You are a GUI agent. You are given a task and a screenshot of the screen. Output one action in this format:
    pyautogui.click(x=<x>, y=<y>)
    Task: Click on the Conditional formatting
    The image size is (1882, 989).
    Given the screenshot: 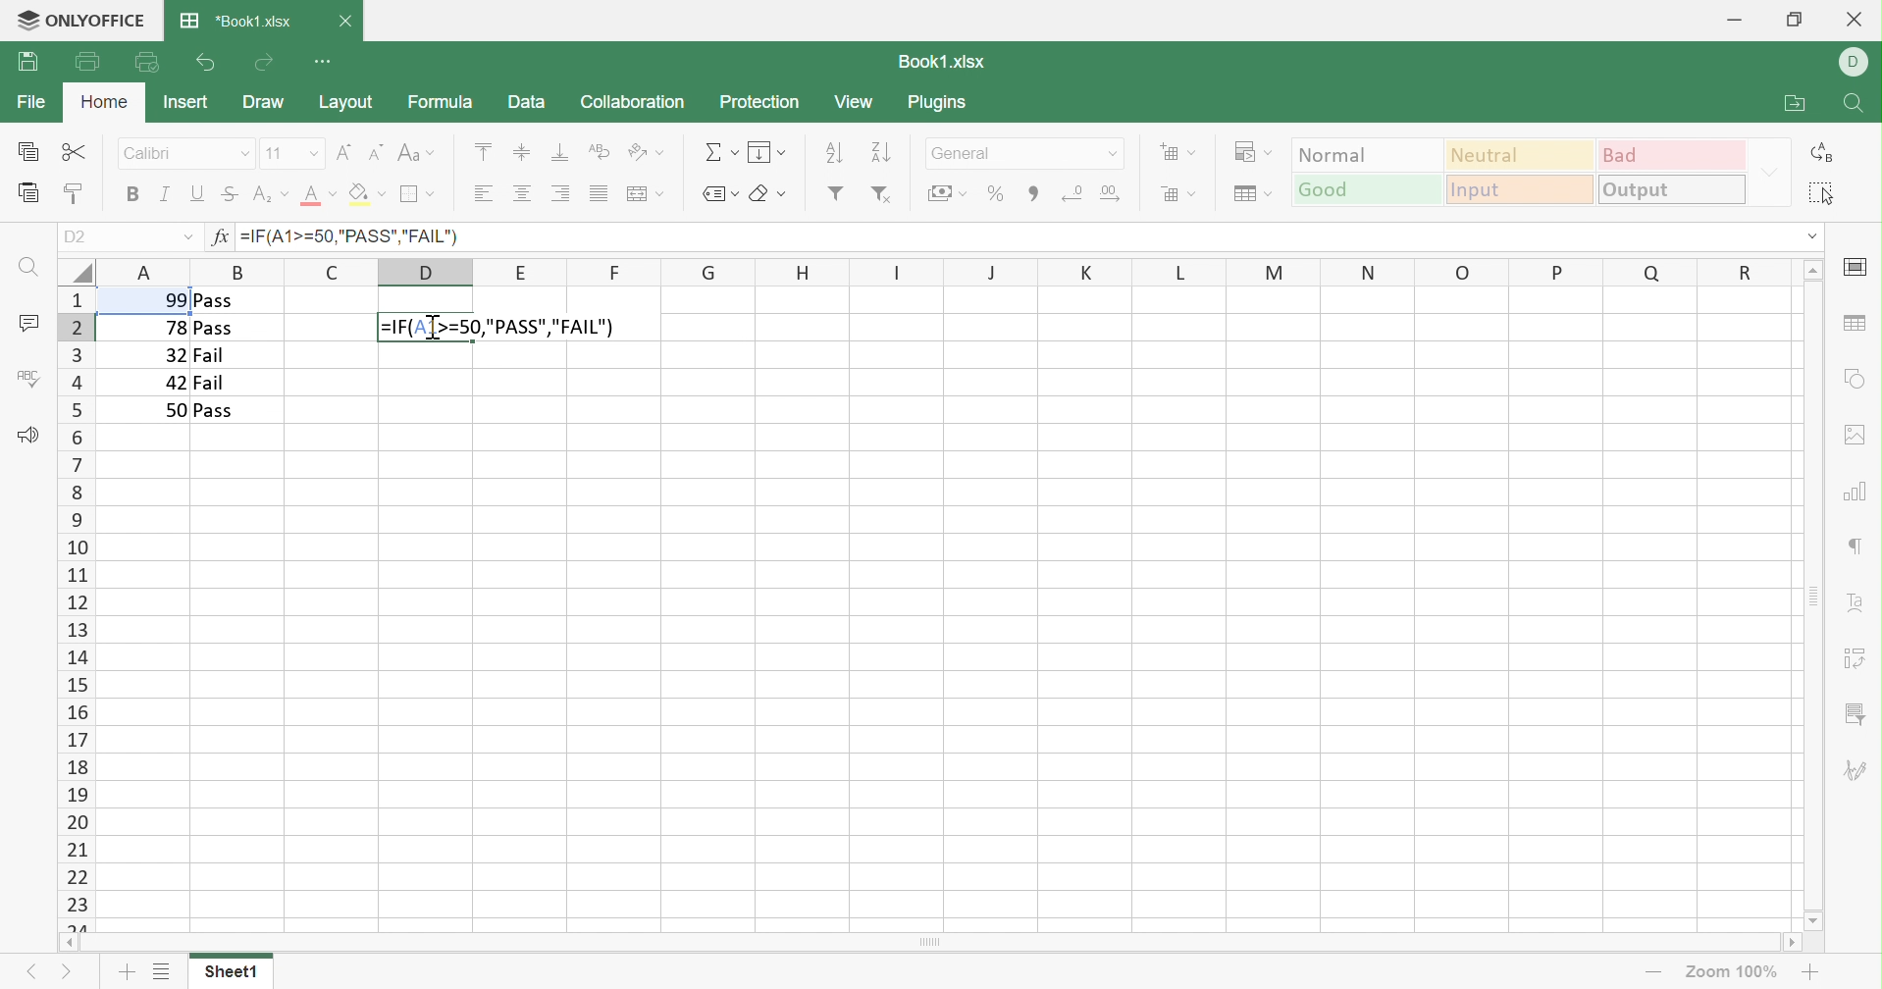 What is the action you would take?
    pyautogui.click(x=1256, y=152)
    